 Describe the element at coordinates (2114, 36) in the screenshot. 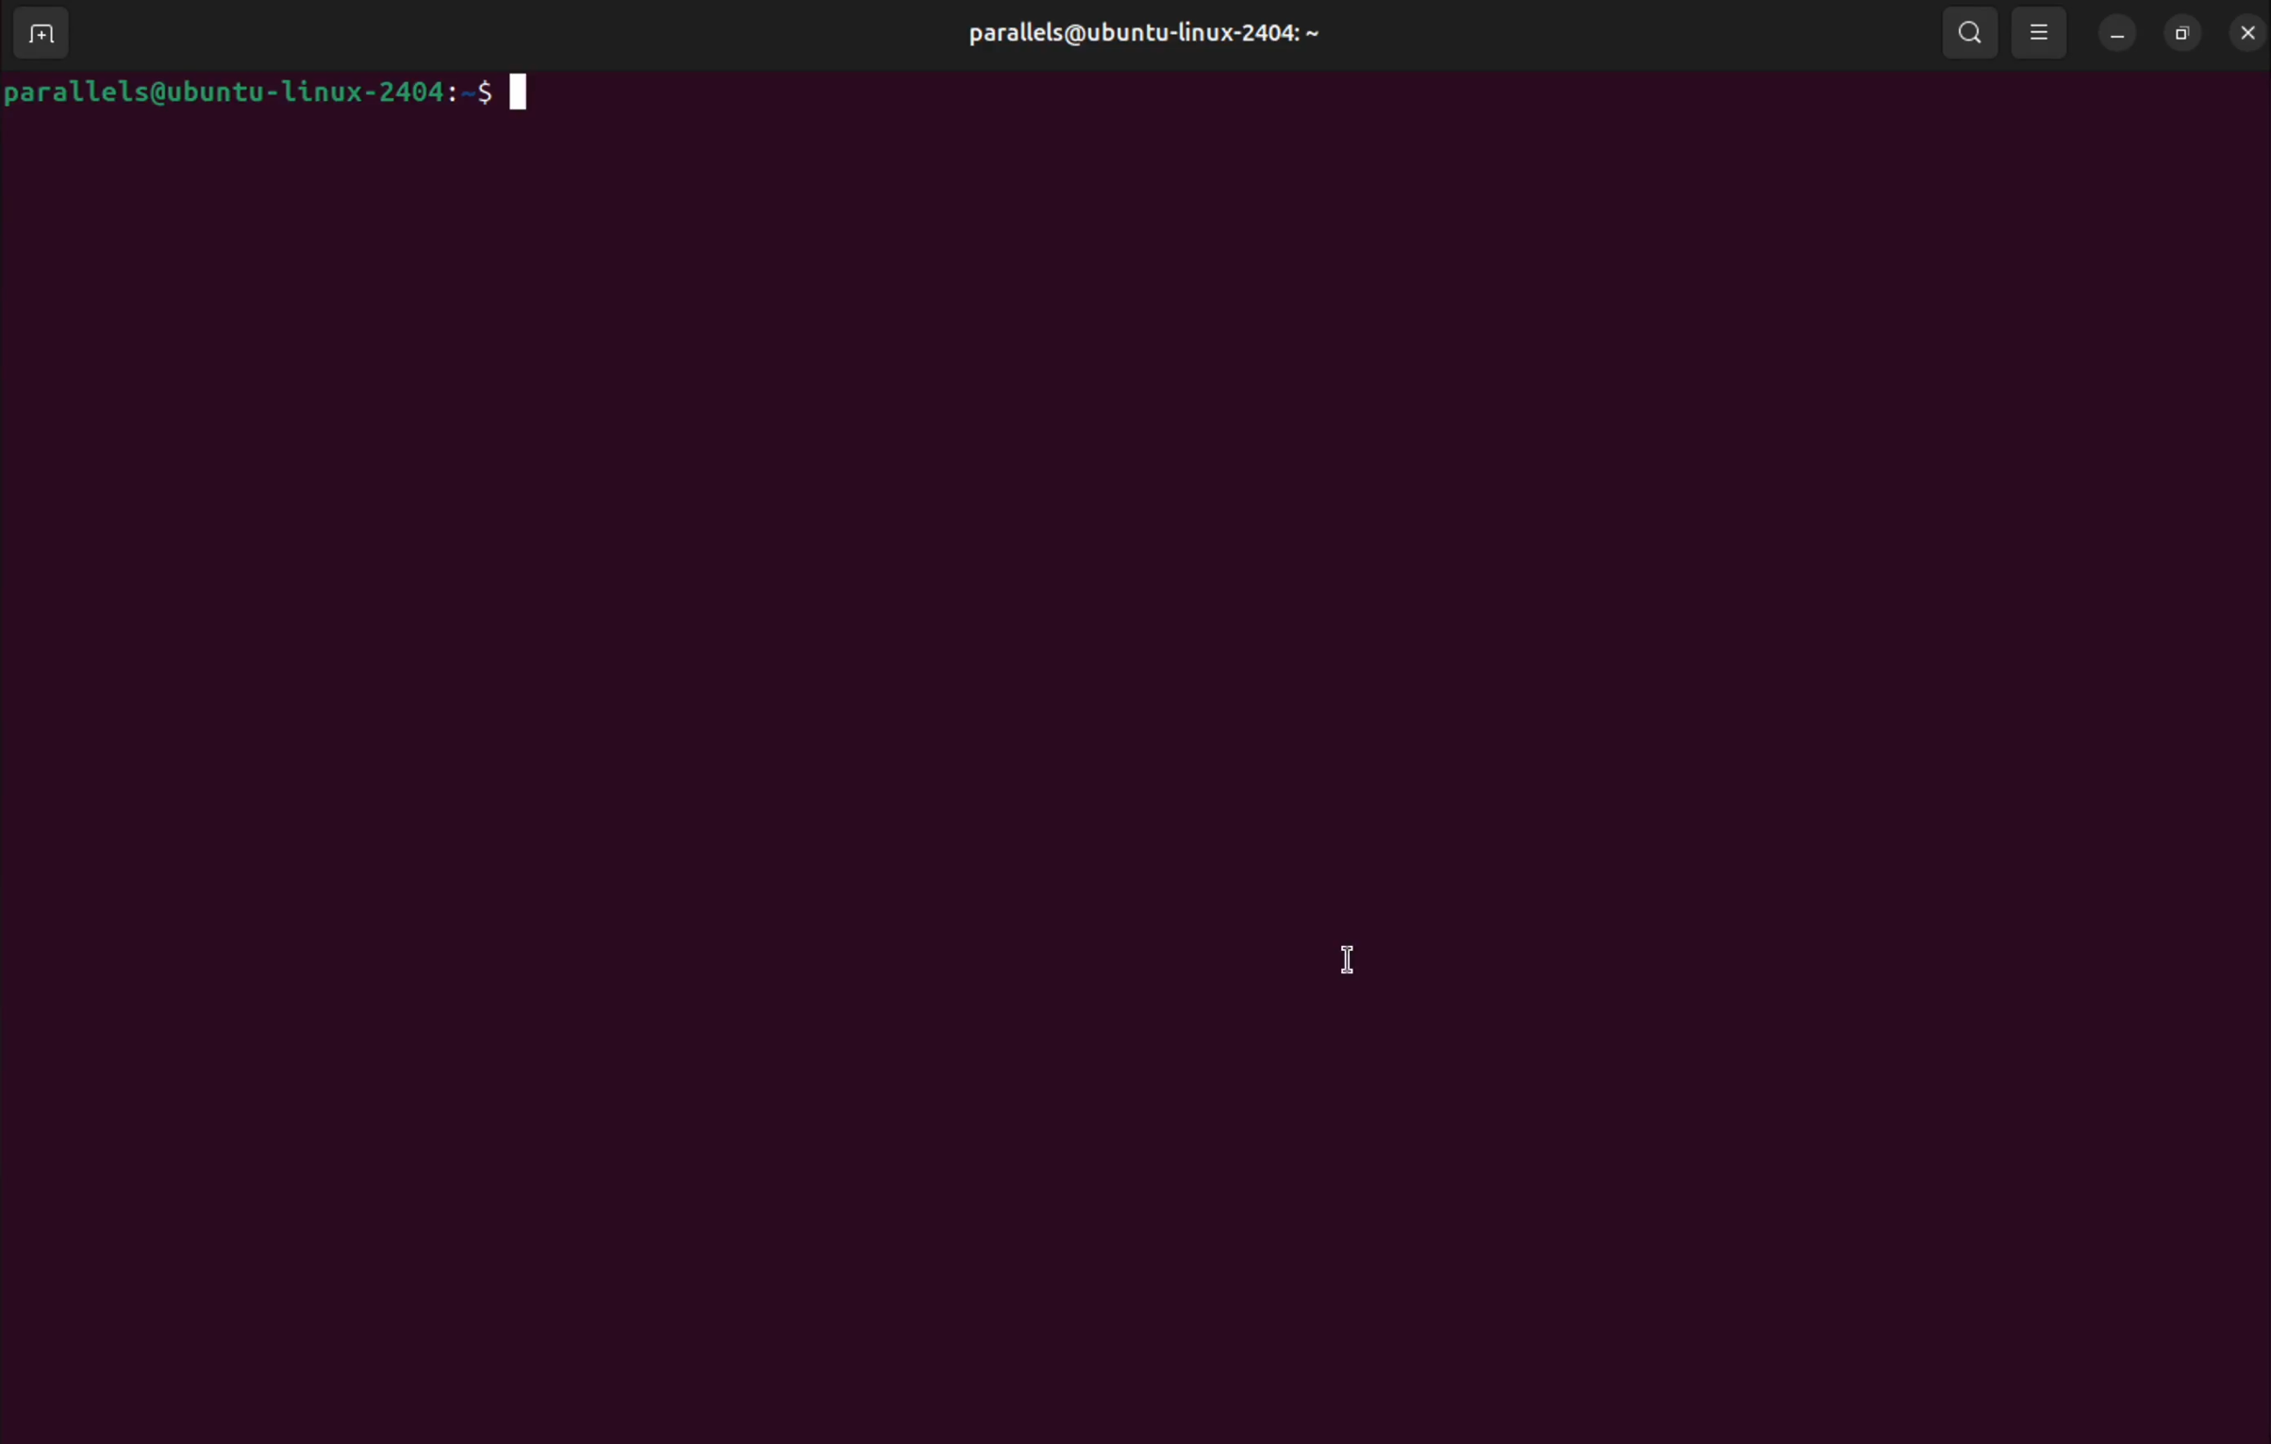

I see `minimize` at that location.